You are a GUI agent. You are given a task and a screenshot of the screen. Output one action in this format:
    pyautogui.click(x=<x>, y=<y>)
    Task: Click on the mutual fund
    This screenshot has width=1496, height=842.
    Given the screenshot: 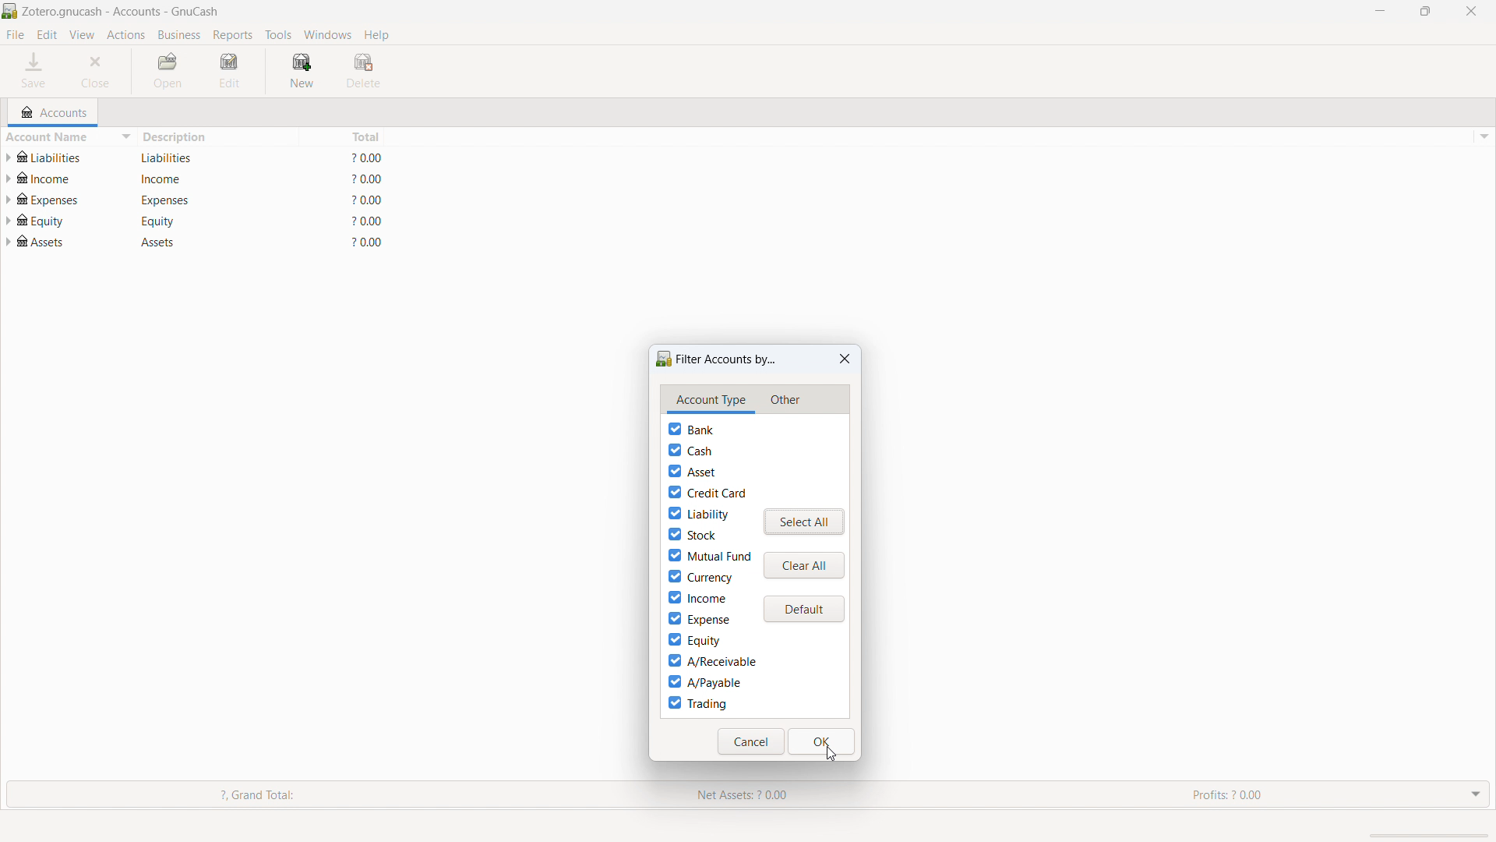 What is the action you would take?
    pyautogui.click(x=709, y=555)
    